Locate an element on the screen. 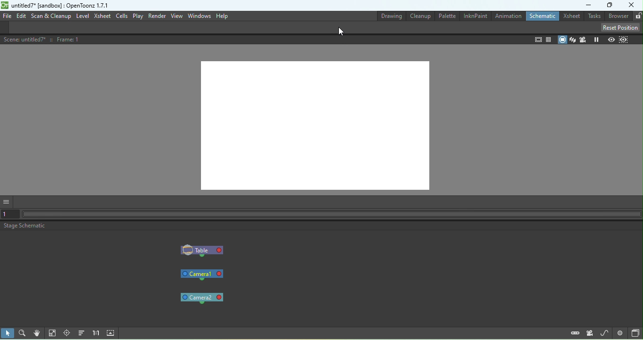 The height and width of the screenshot is (340, 643). Scan & Cleanup is located at coordinates (52, 16).